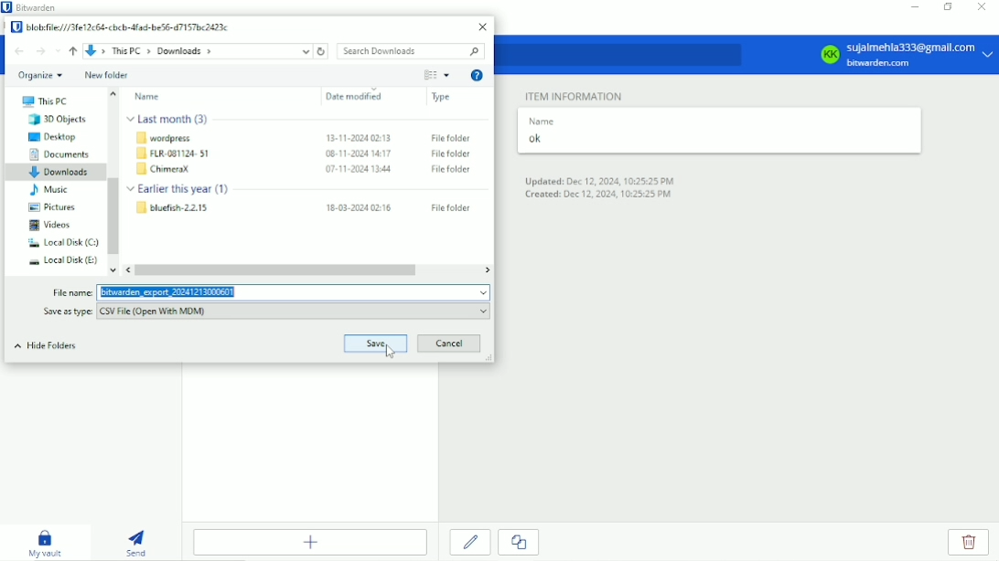 The image size is (999, 561). Describe the element at coordinates (448, 169) in the screenshot. I see `File folder` at that location.